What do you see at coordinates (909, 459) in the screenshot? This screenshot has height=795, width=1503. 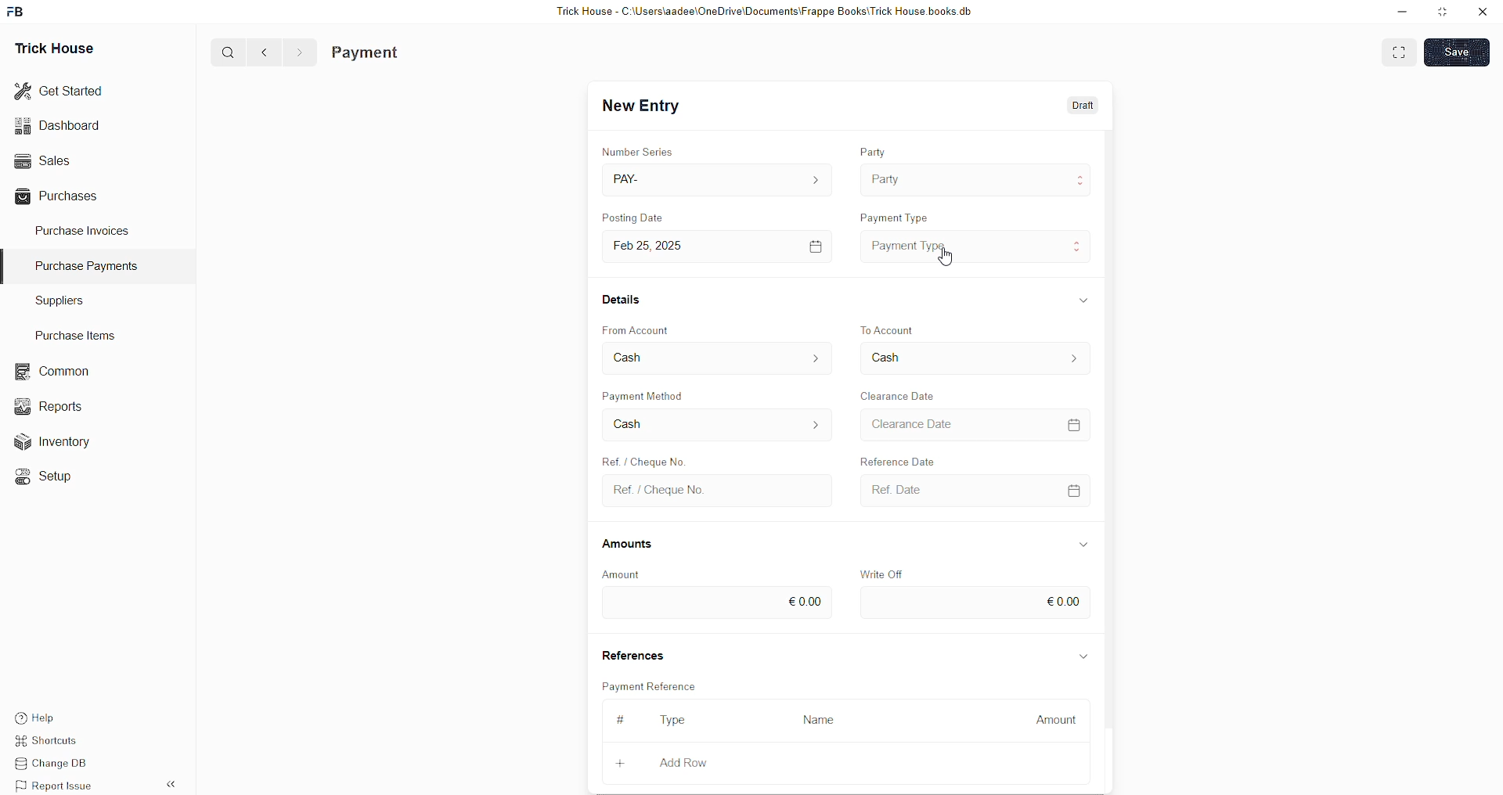 I see `Falivunce Dis` at bounding box center [909, 459].